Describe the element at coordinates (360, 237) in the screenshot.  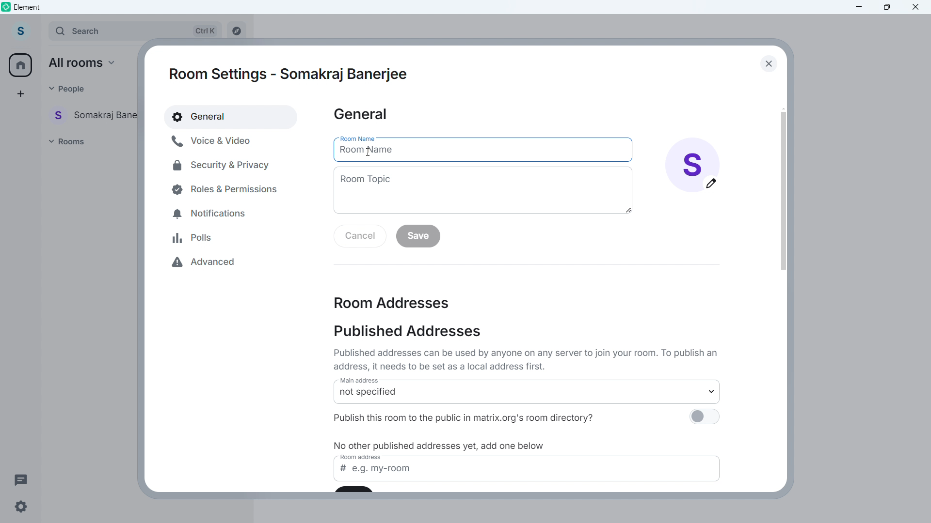
I see `Cancel ` at that location.